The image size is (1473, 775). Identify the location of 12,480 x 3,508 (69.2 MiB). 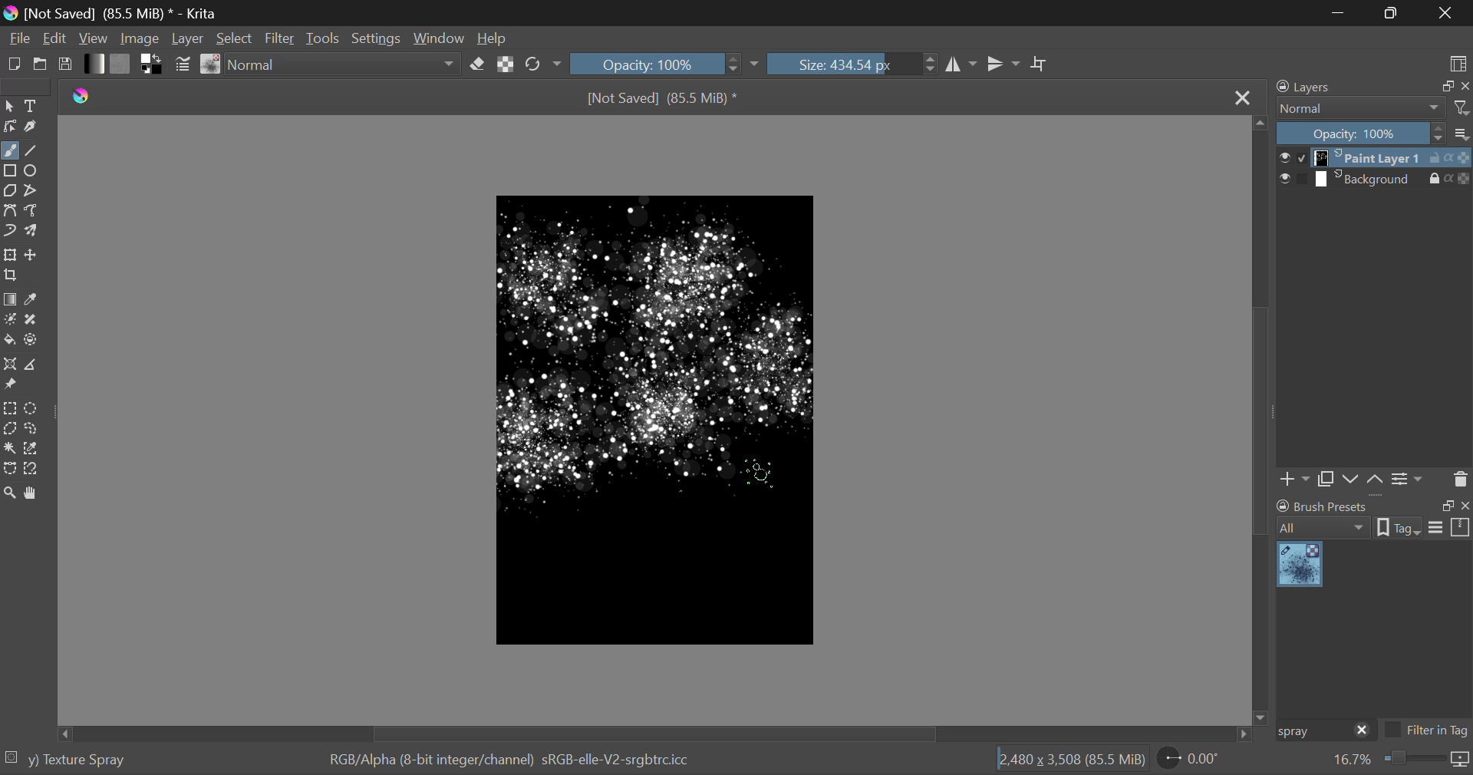
(1072, 759).